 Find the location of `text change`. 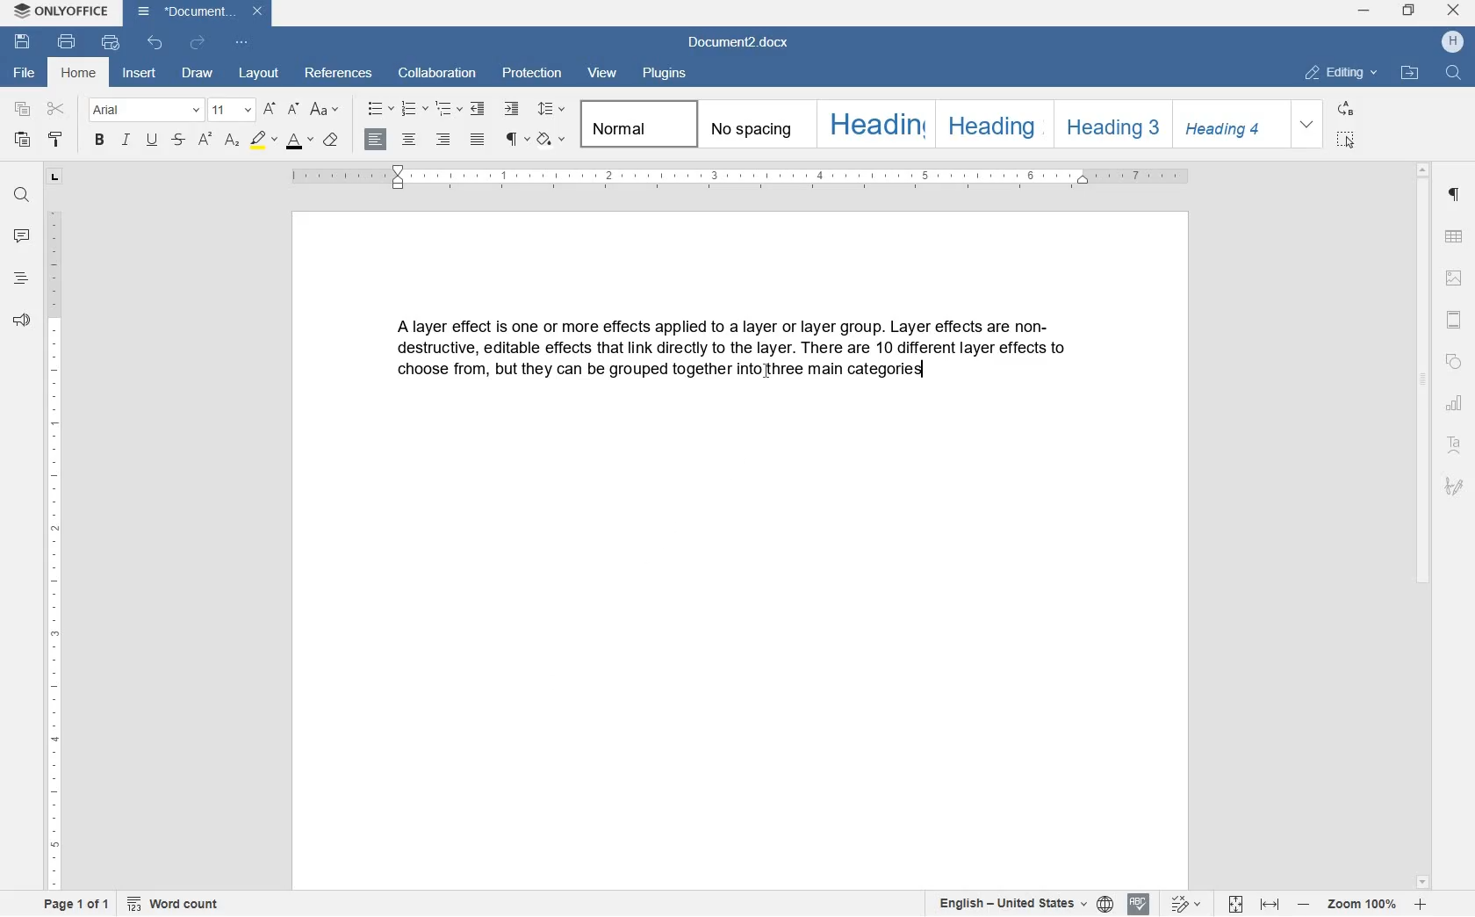

text change is located at coordinates (1183, 905).